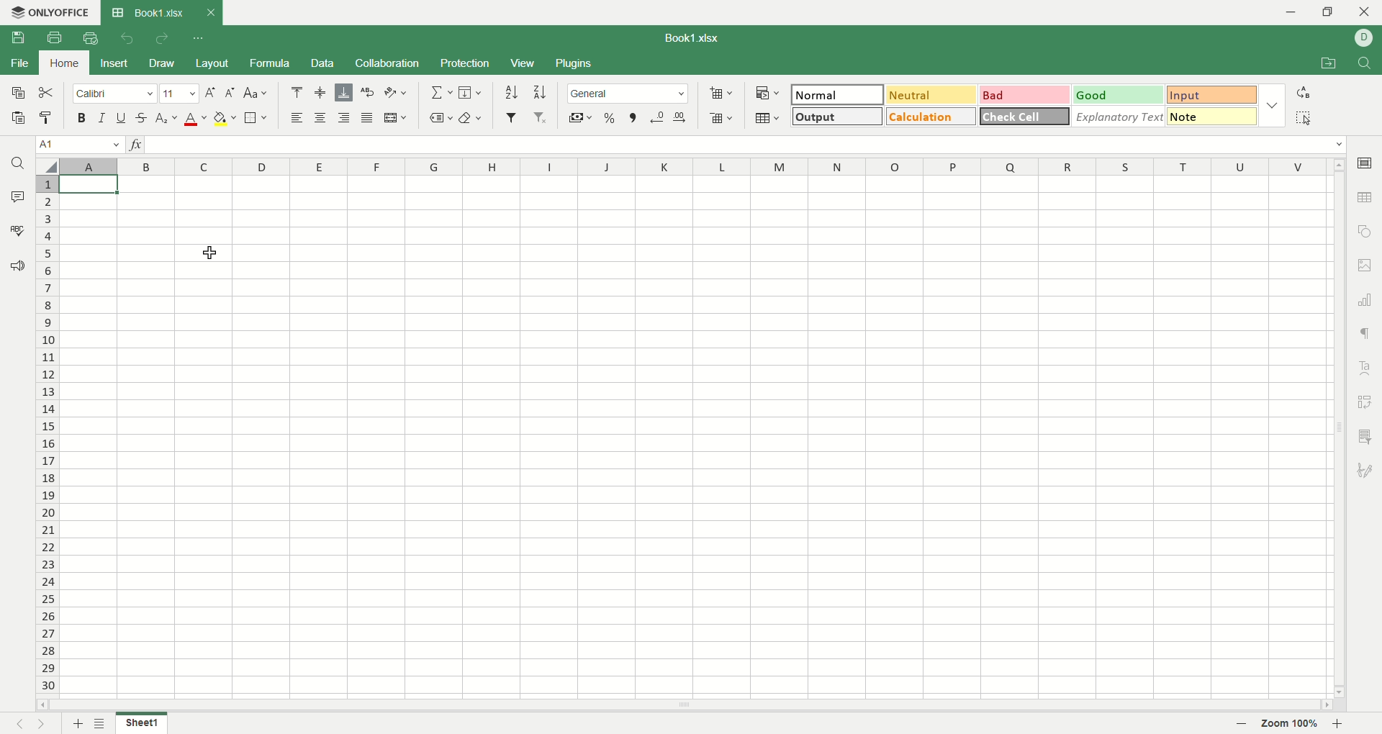  What do you see at coordinates (161, 40) in the screenshot?
I see `redo` at bounding box center [161, 40].